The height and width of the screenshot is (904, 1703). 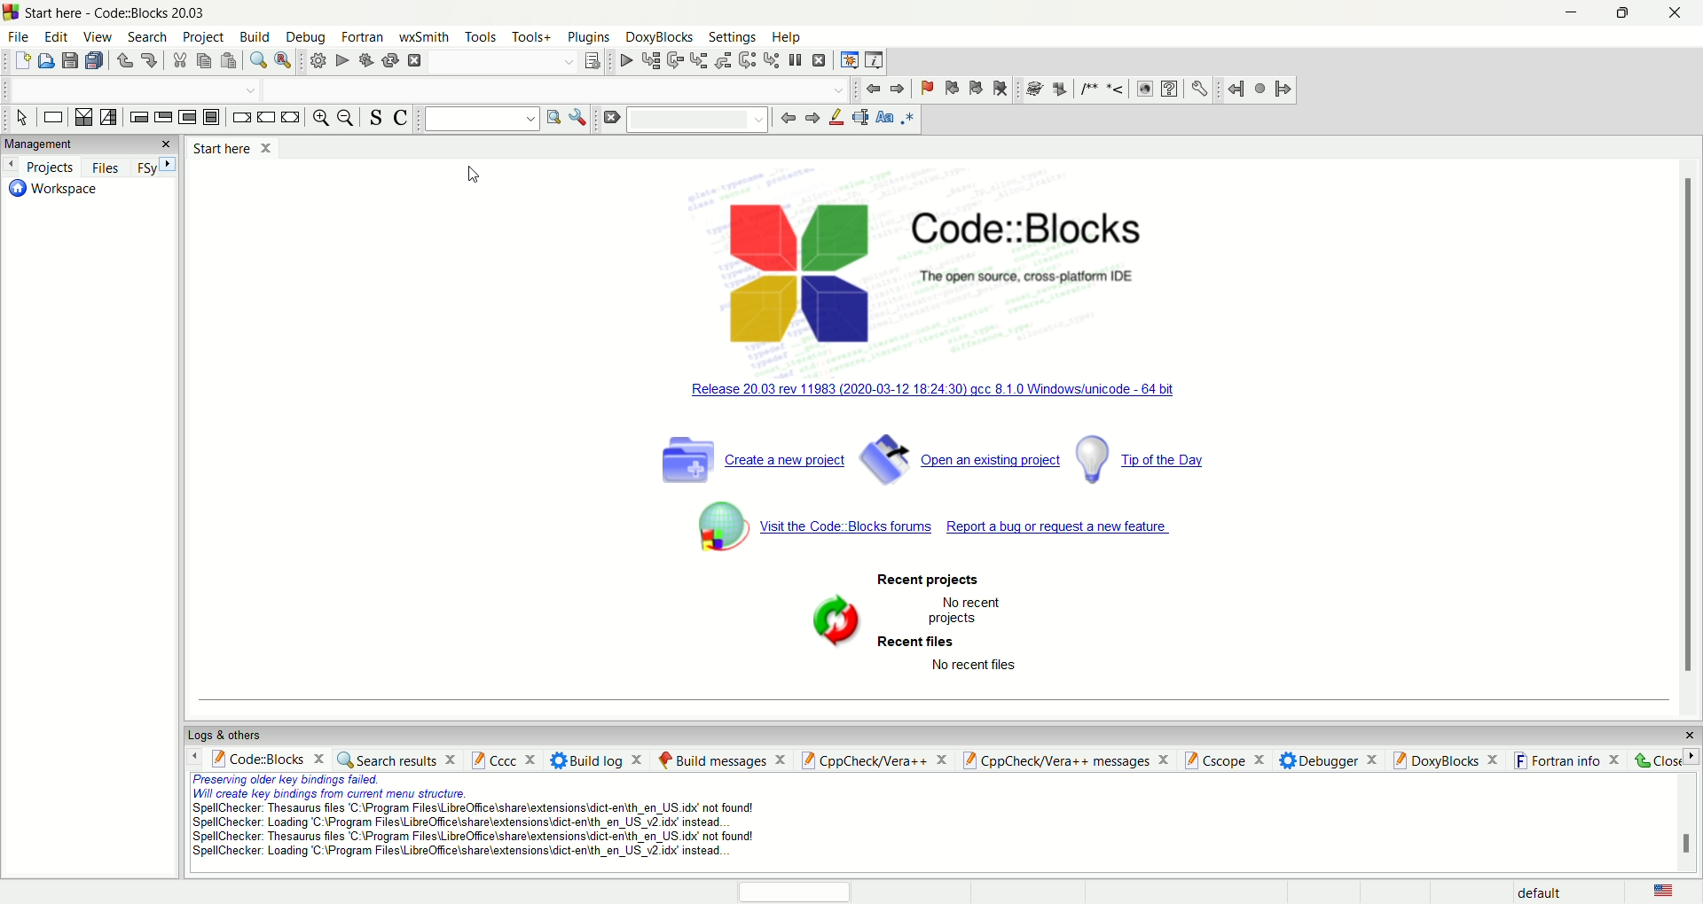 What do you see at coordinates (898, 88) in the screenshot?
I see `jump forward` at bounding box center [898, 88].